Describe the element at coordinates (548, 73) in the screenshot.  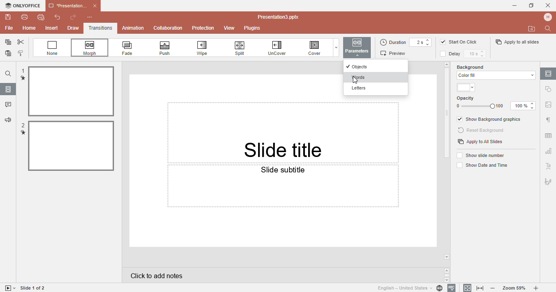
I see `Slide settings` at that location.